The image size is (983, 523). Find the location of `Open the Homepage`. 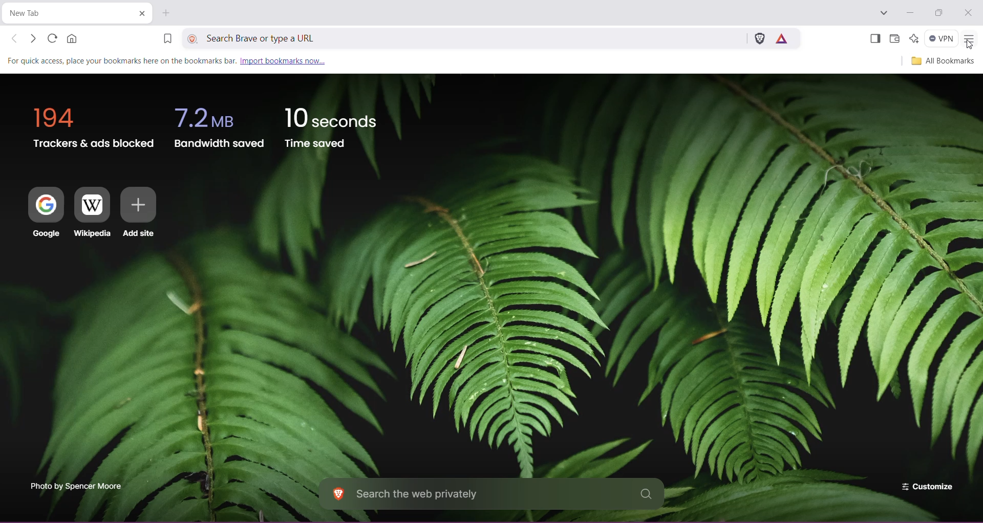

Open the Homepage is located at coordinates (74, 38).